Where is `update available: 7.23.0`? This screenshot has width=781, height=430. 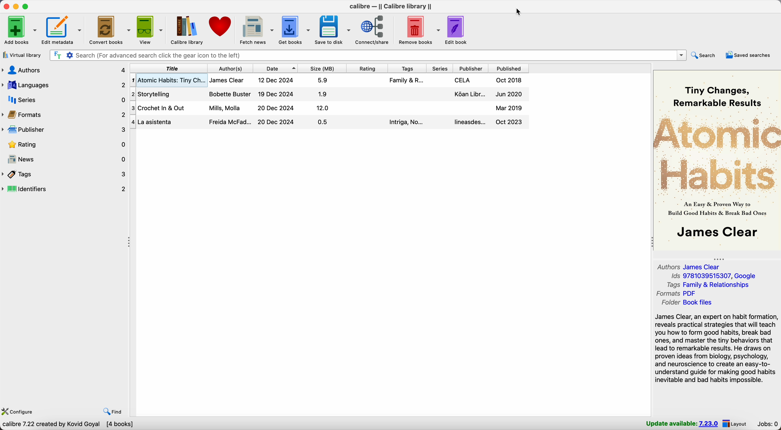 update available: 7.23.0 is located at coordinates (681, 423).